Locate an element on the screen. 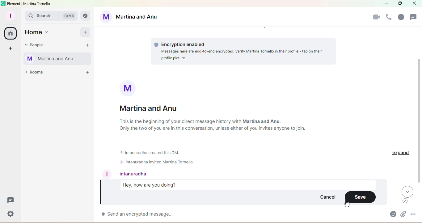  People is located at coordinates (37, 44).